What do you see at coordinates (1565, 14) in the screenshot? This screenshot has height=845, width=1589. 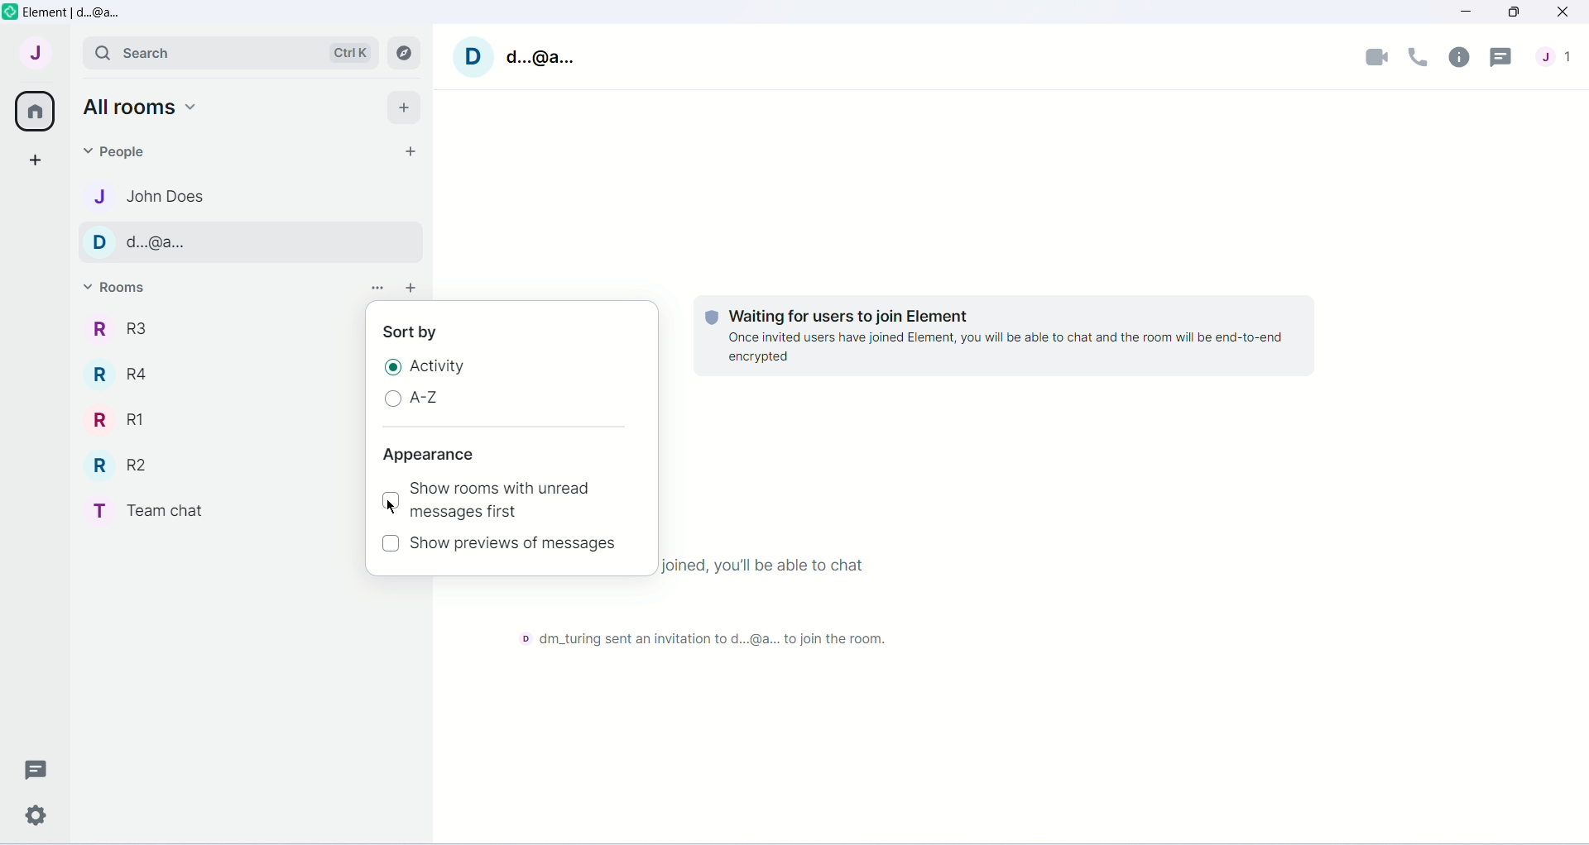 I see `Close` at bounding box center [1565, 14].